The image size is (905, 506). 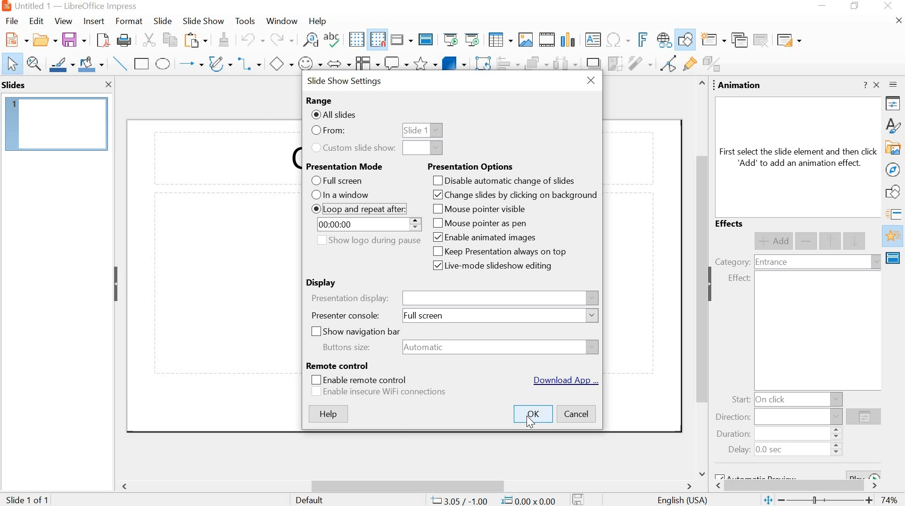 I want to click on modify document, so click(x=578, y=499).